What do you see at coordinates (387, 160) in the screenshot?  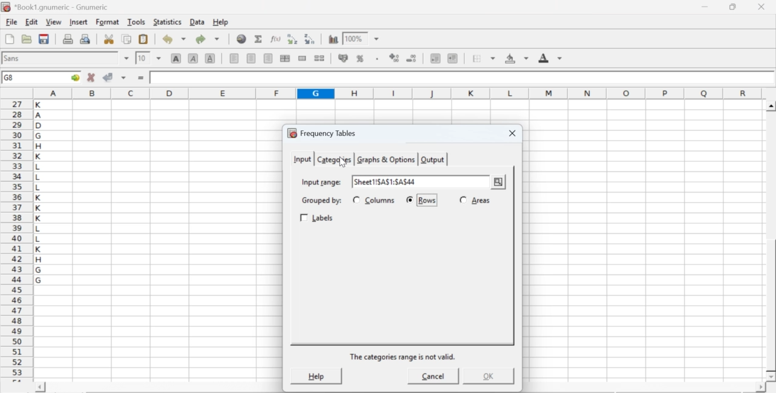 I see `graphs & options` at bounding box center [387, 160].